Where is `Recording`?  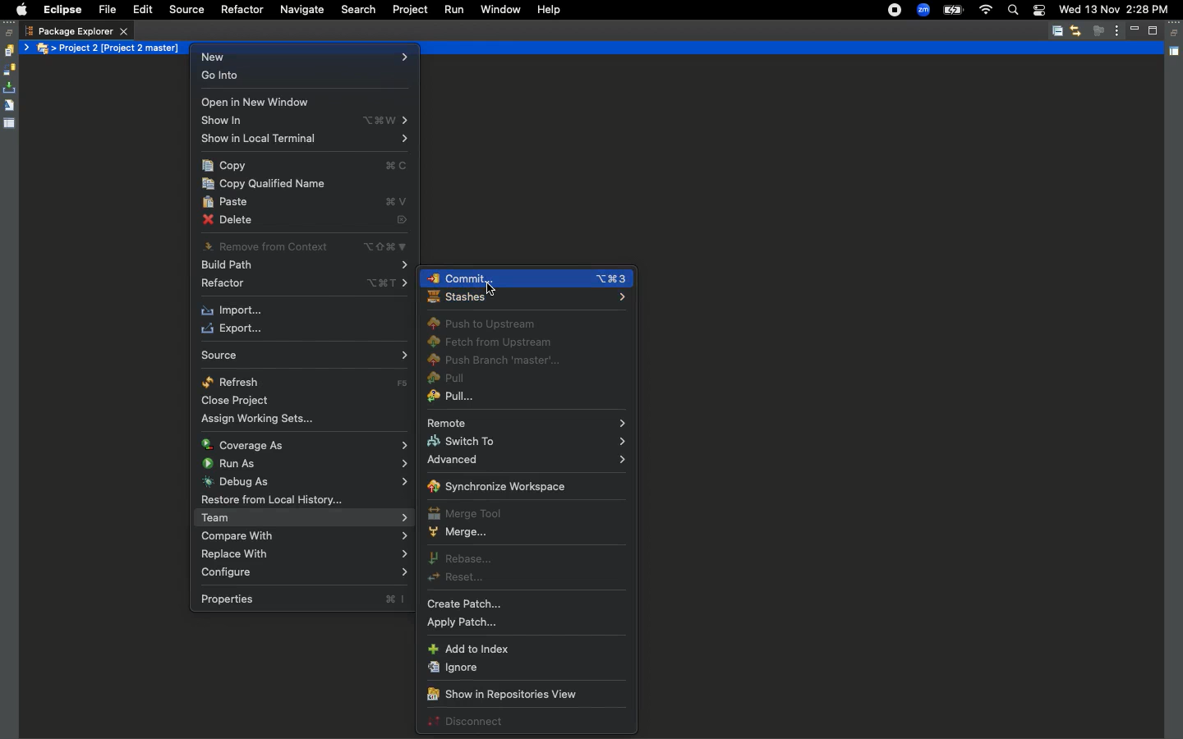 Recording is located at coordinates (895, 10).